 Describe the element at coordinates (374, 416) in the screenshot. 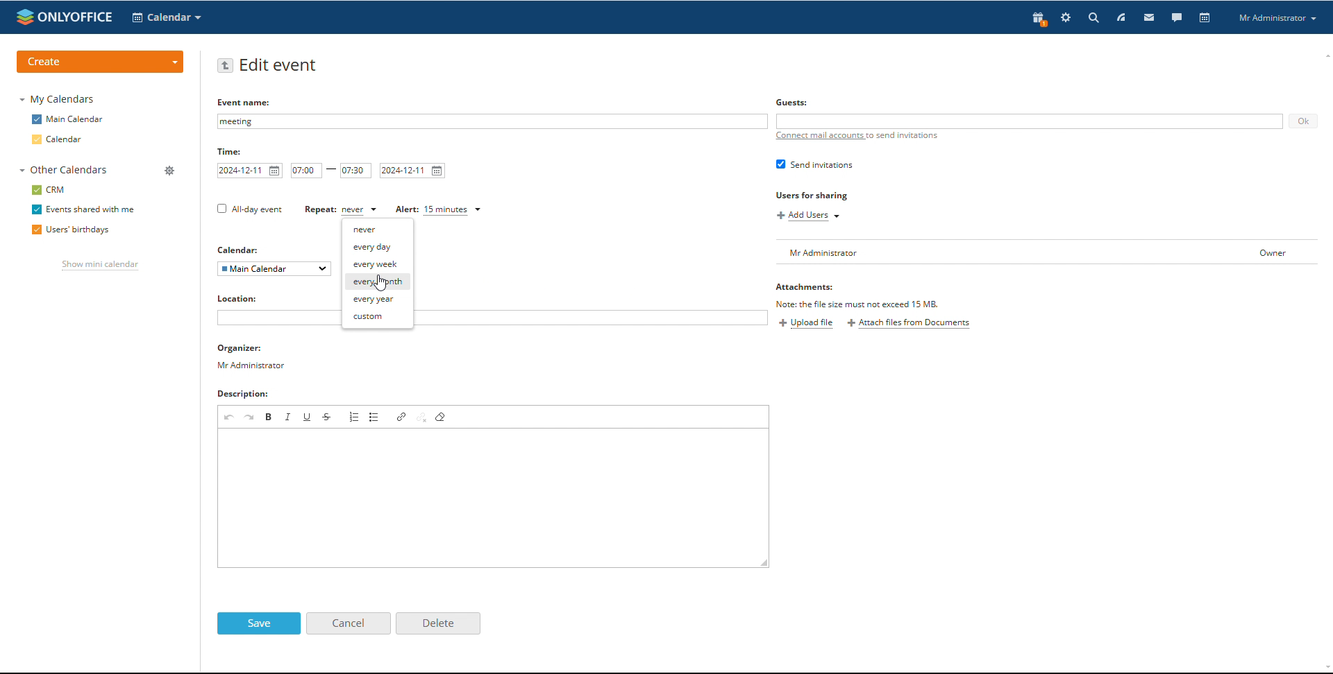

I see `insert/remove bulleted list` at that location.